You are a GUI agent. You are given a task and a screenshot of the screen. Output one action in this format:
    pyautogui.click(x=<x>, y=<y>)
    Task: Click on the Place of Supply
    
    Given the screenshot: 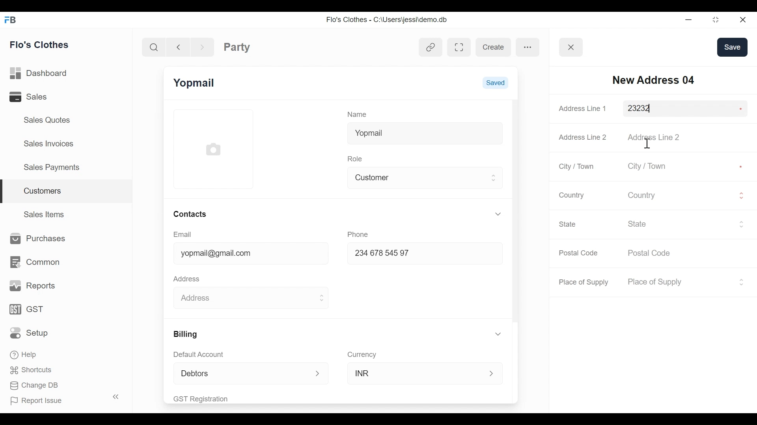 What is the action you would take?
    pyautogui.click(x=585, y=282)
    